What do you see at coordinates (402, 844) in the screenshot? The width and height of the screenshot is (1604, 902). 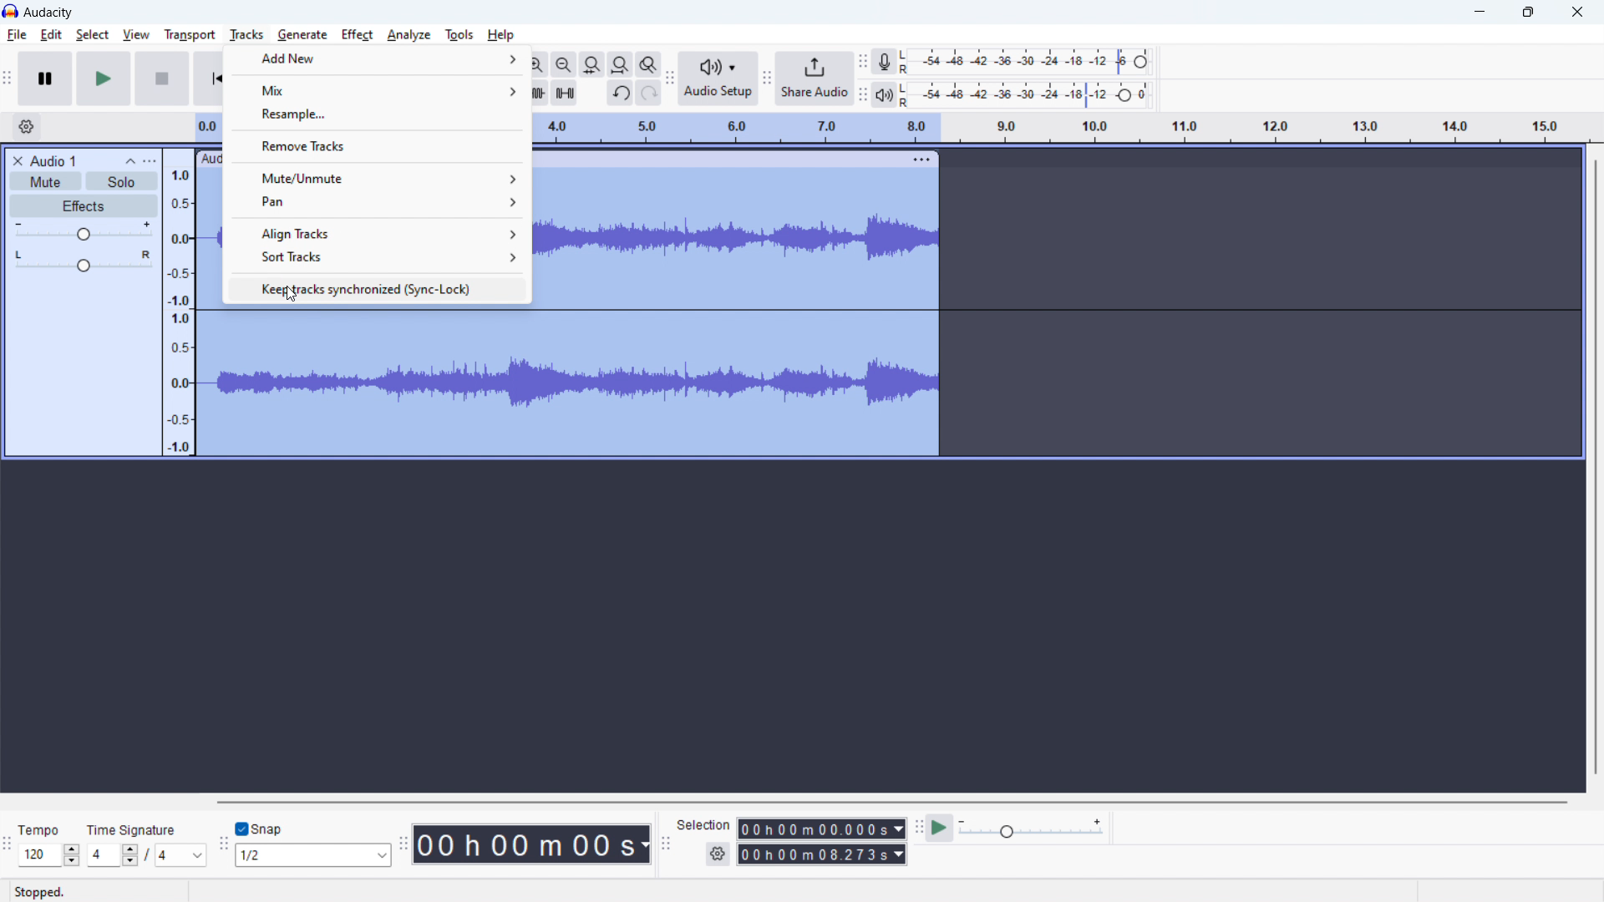 I see `time toolbar` at bounding box center [402, 844].